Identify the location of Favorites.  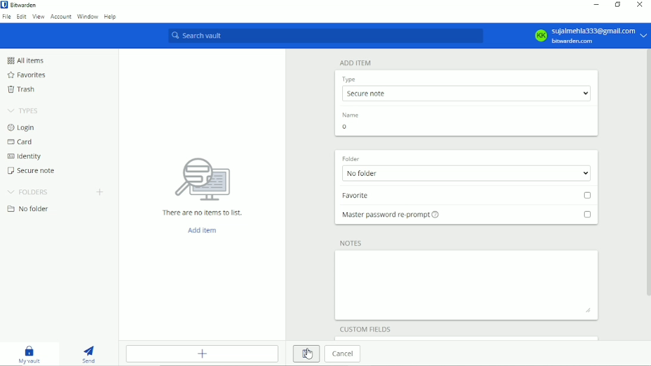
(26, 75).